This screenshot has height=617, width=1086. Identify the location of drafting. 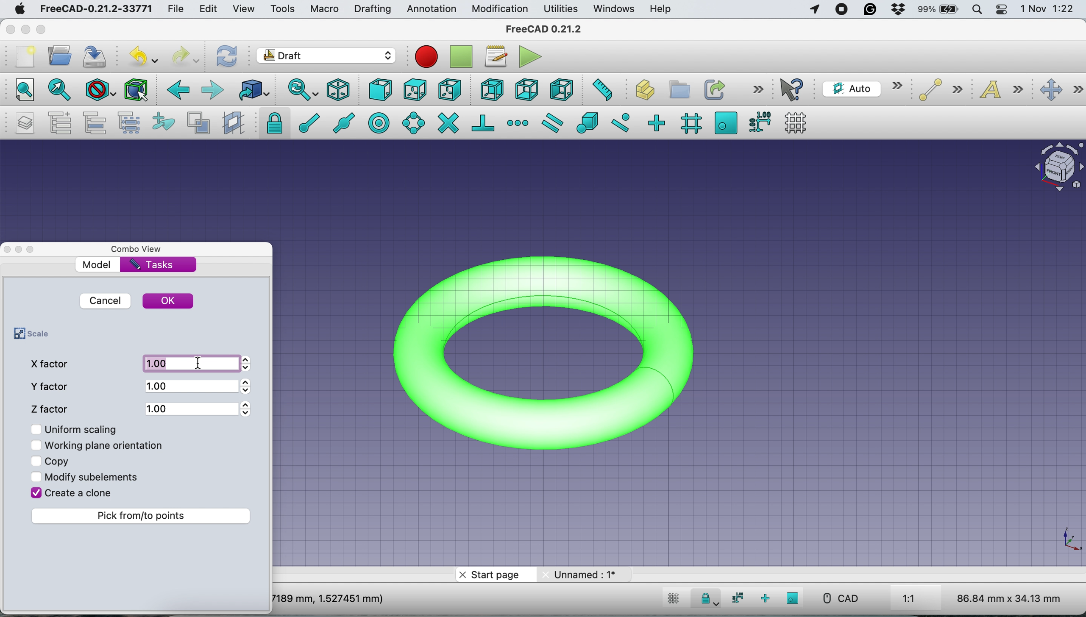
(372, 10).